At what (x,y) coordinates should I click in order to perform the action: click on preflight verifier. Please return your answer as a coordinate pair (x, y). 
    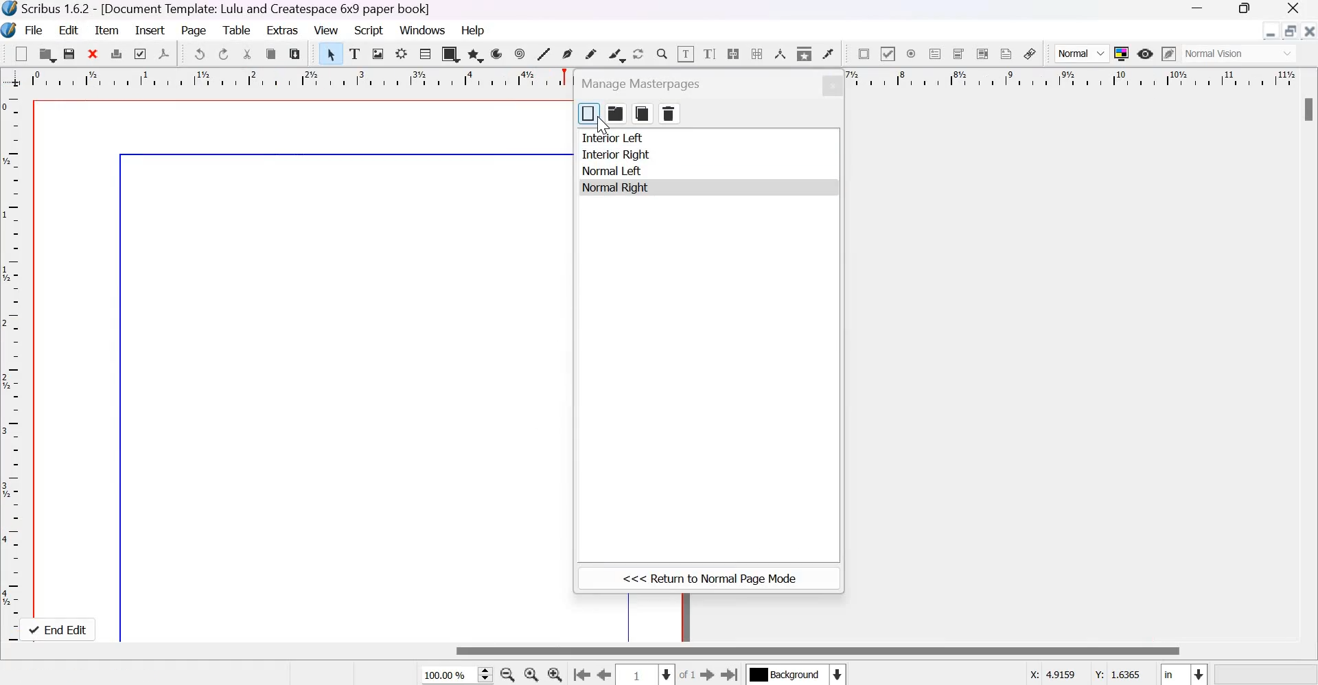
    Looking at the image, I should click on (141, 54).